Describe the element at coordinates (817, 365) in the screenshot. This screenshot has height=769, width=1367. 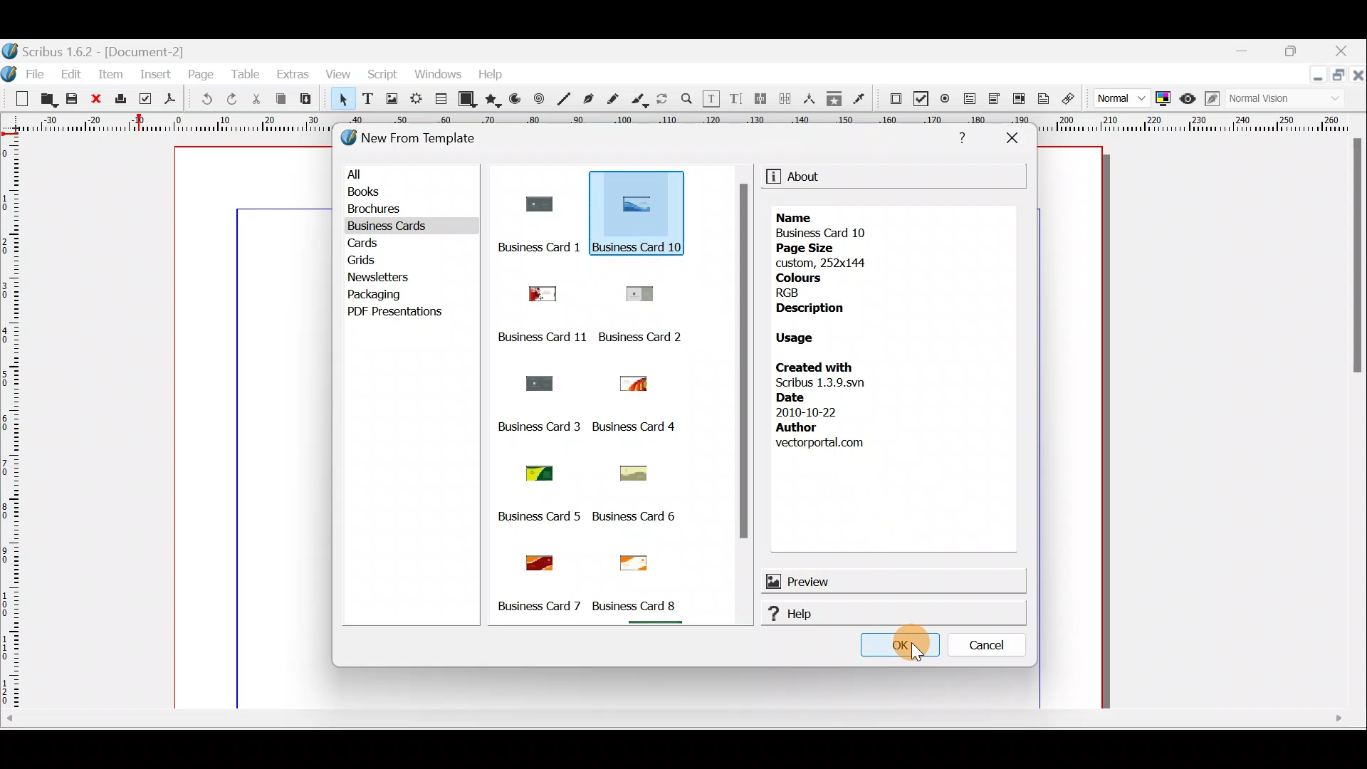
I see `Created with` at that location.